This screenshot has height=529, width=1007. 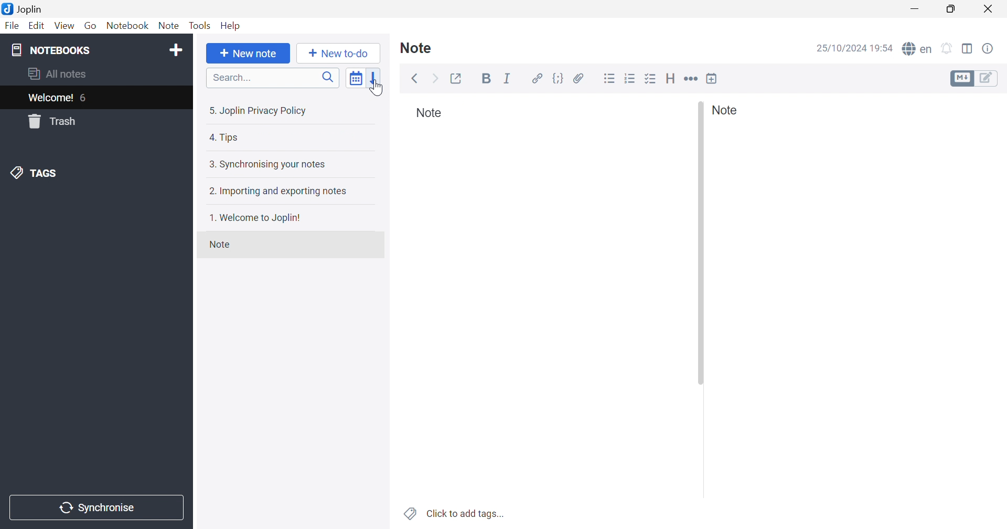 What do you see at coordinates (459, 78) in the screenshot?
I see `Toggle external editing` at bounding box center [459, 78].